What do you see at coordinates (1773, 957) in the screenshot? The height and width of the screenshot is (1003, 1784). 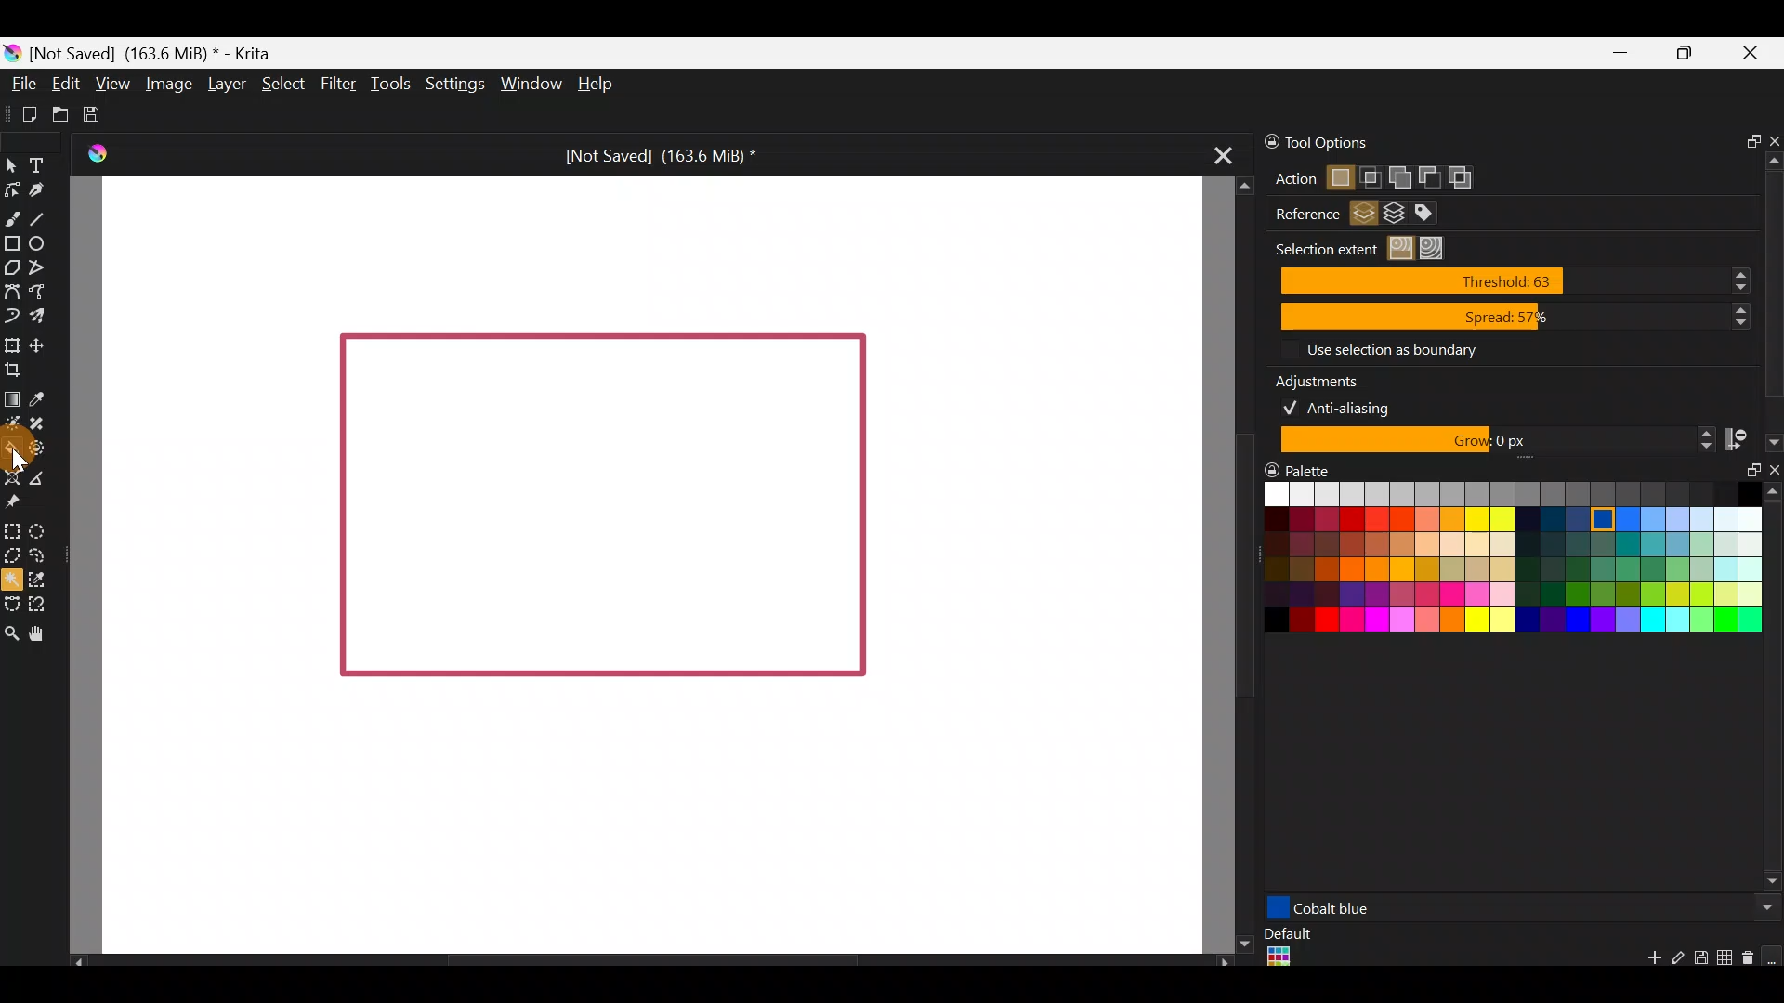 I see `Lock the current palette` at bounding box center [1773, 957].